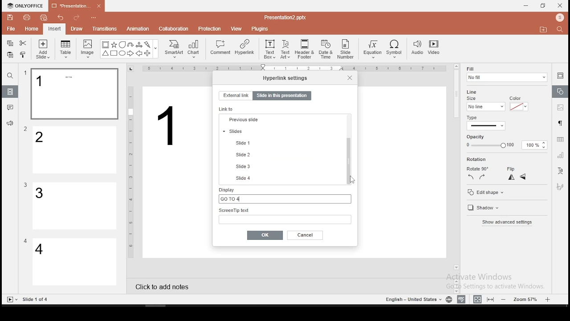  What do you see at coordinates (25, 241) in the screenshot?
I see `` at bounding box center [25, 241].